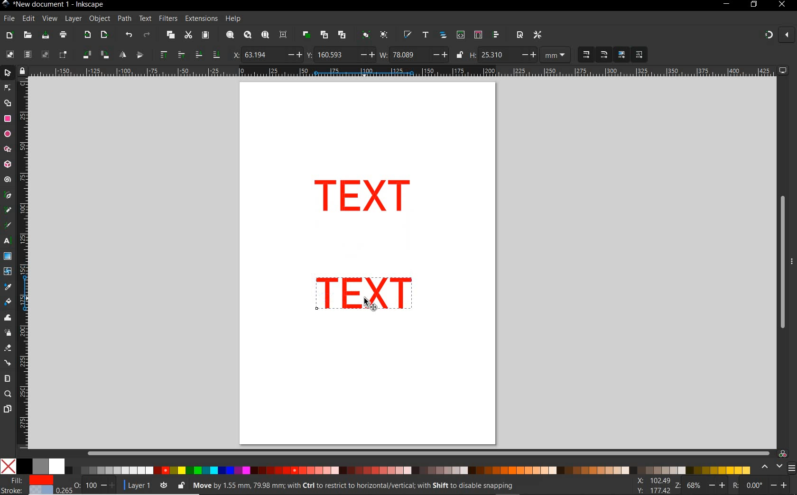  I want to click on filters, so click(168, 18).